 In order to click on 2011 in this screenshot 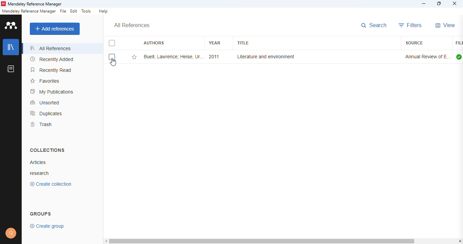, I will do `click(214, 57)`.